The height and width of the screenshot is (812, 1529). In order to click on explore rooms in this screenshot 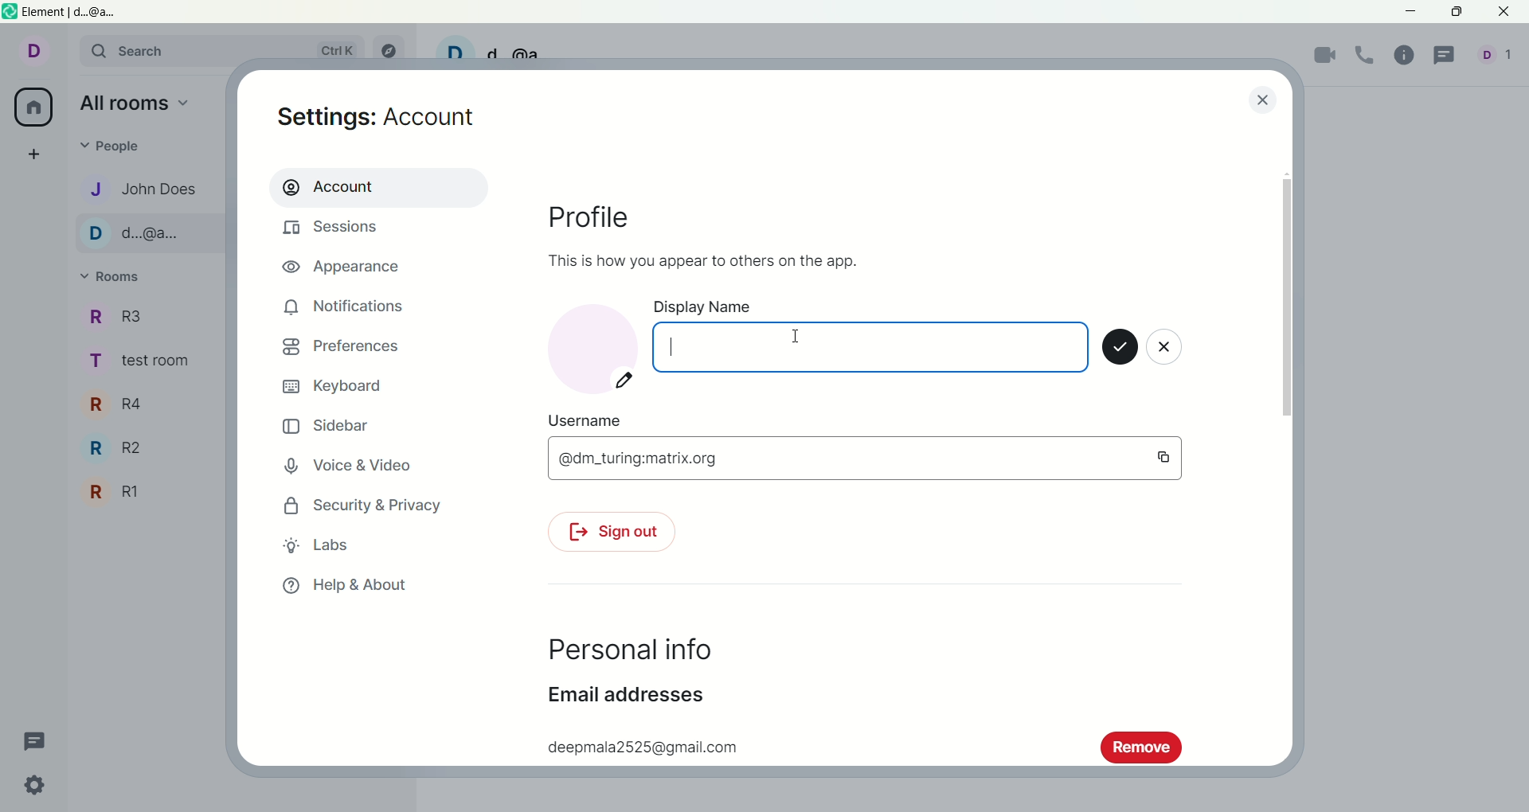, I will do `click(393, 50)`.